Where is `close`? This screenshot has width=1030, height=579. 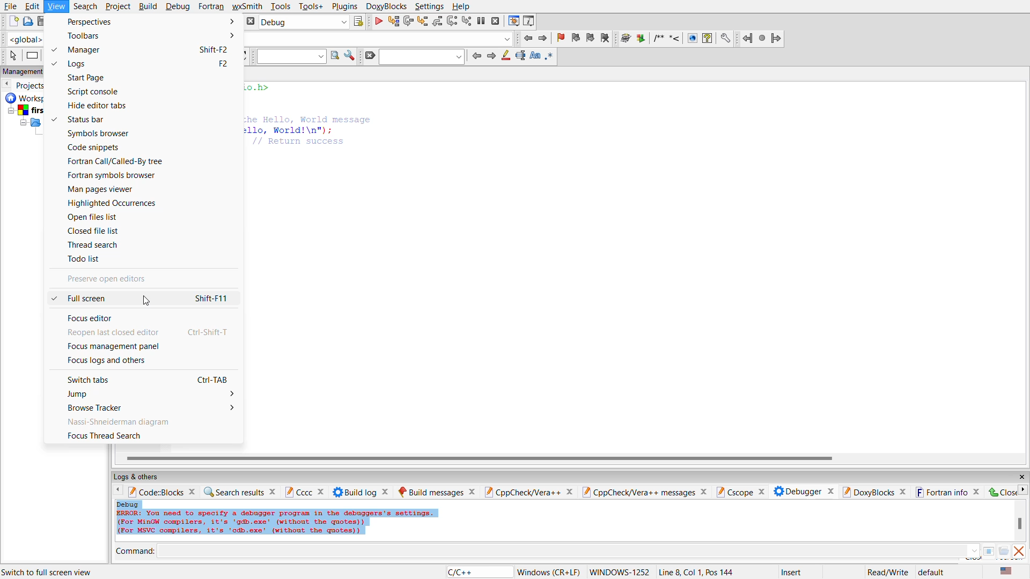
close is located at coordinates (1020, 477).